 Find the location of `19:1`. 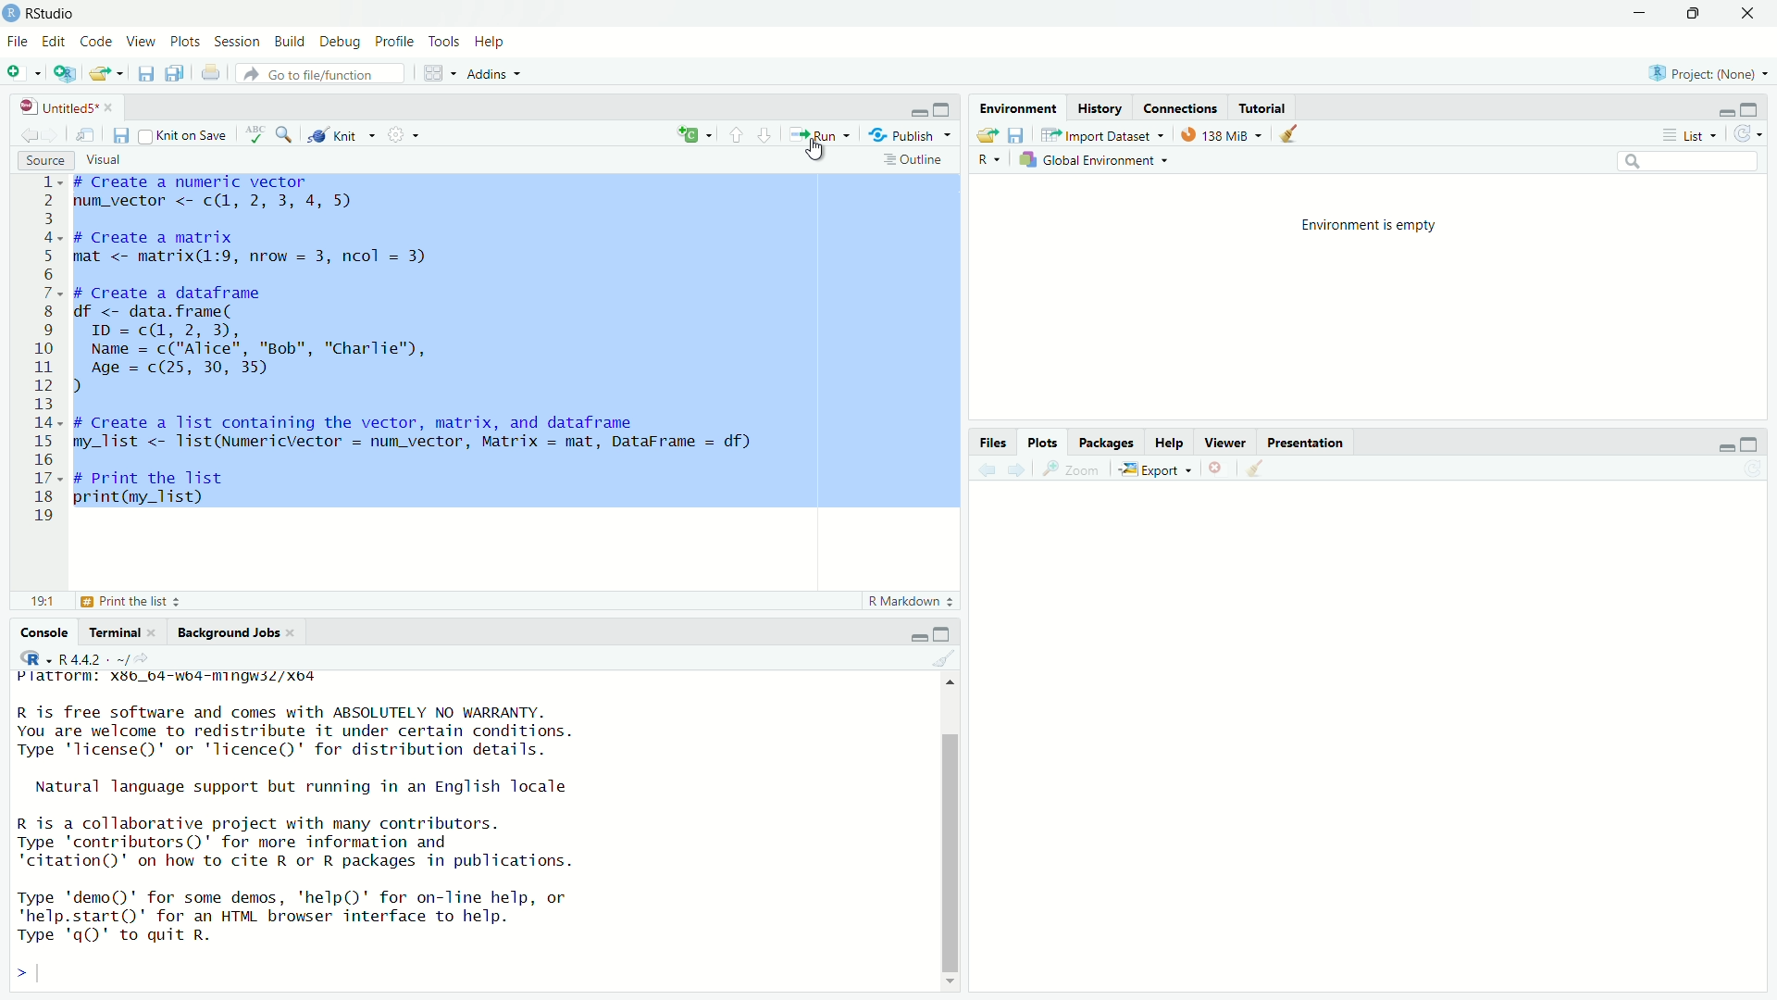

19:1 is located at coordinates (44, 602).